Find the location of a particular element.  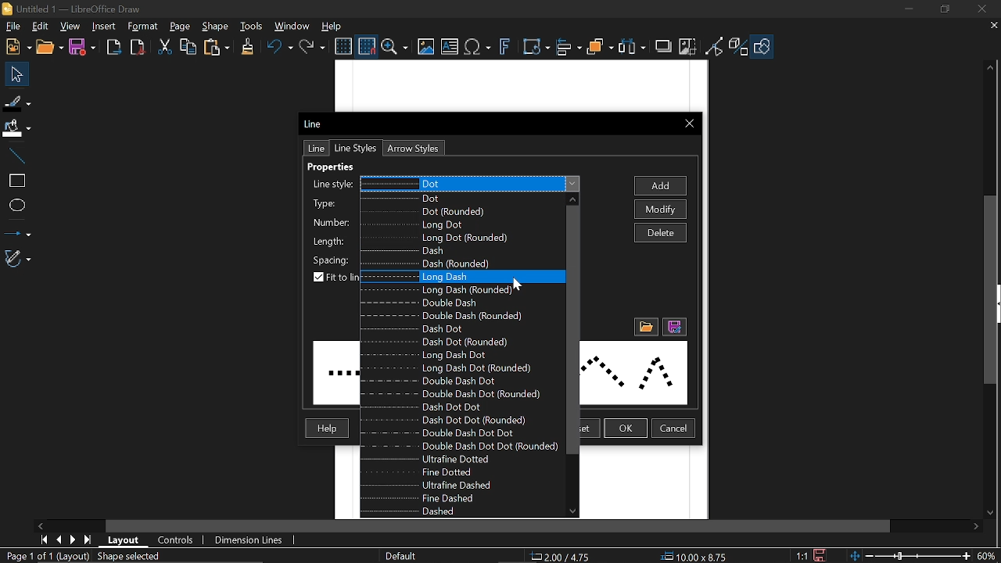

Move is located at coordinates (13, 74).